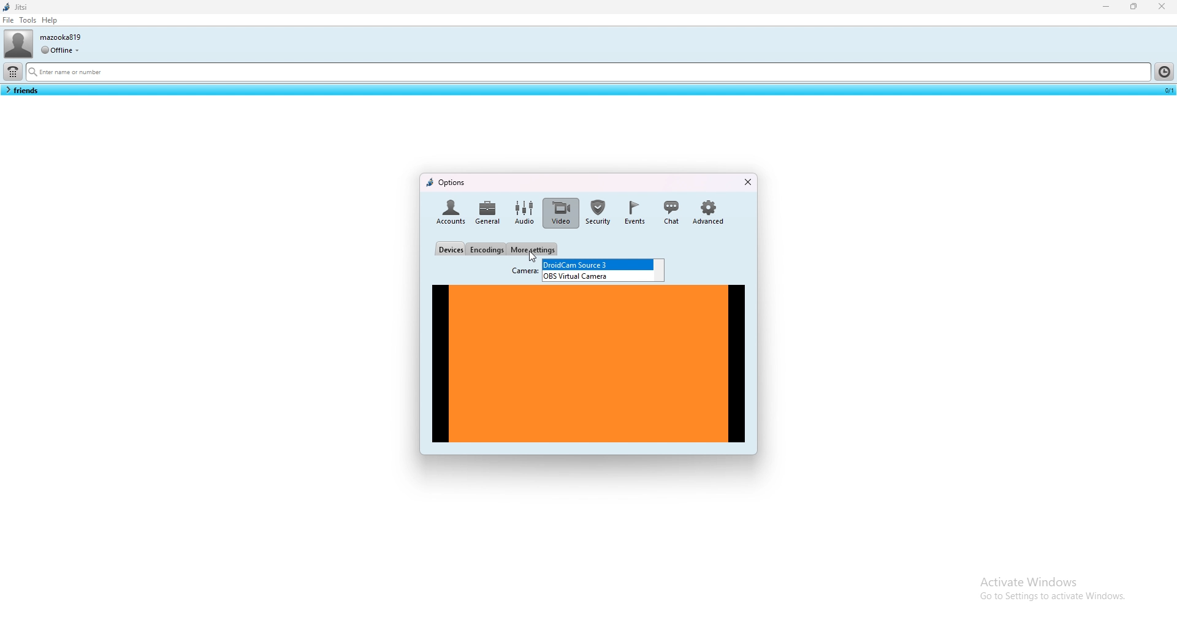 This screenshot has width=1177, height=631. Describe the element at coordinates (28, 20) in the screenshot. I see `tools` at that location.